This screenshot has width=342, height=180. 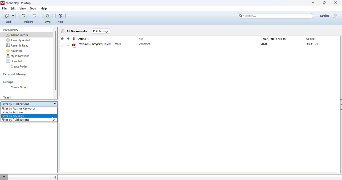 What do you see at coordinates (140, 39) in the screenshot?
I see `title` at bounding box center [140, 39].